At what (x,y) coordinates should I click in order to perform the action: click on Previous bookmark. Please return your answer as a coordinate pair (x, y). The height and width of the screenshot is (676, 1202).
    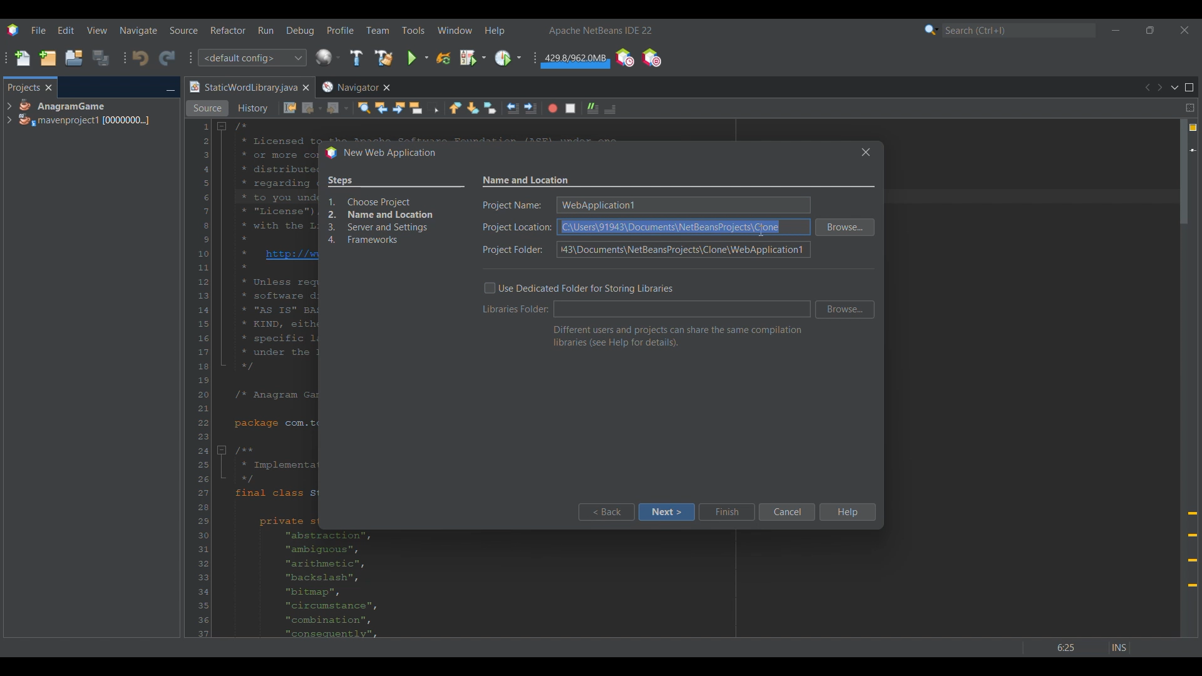
    Looking at the image, I should click on (455, 108).